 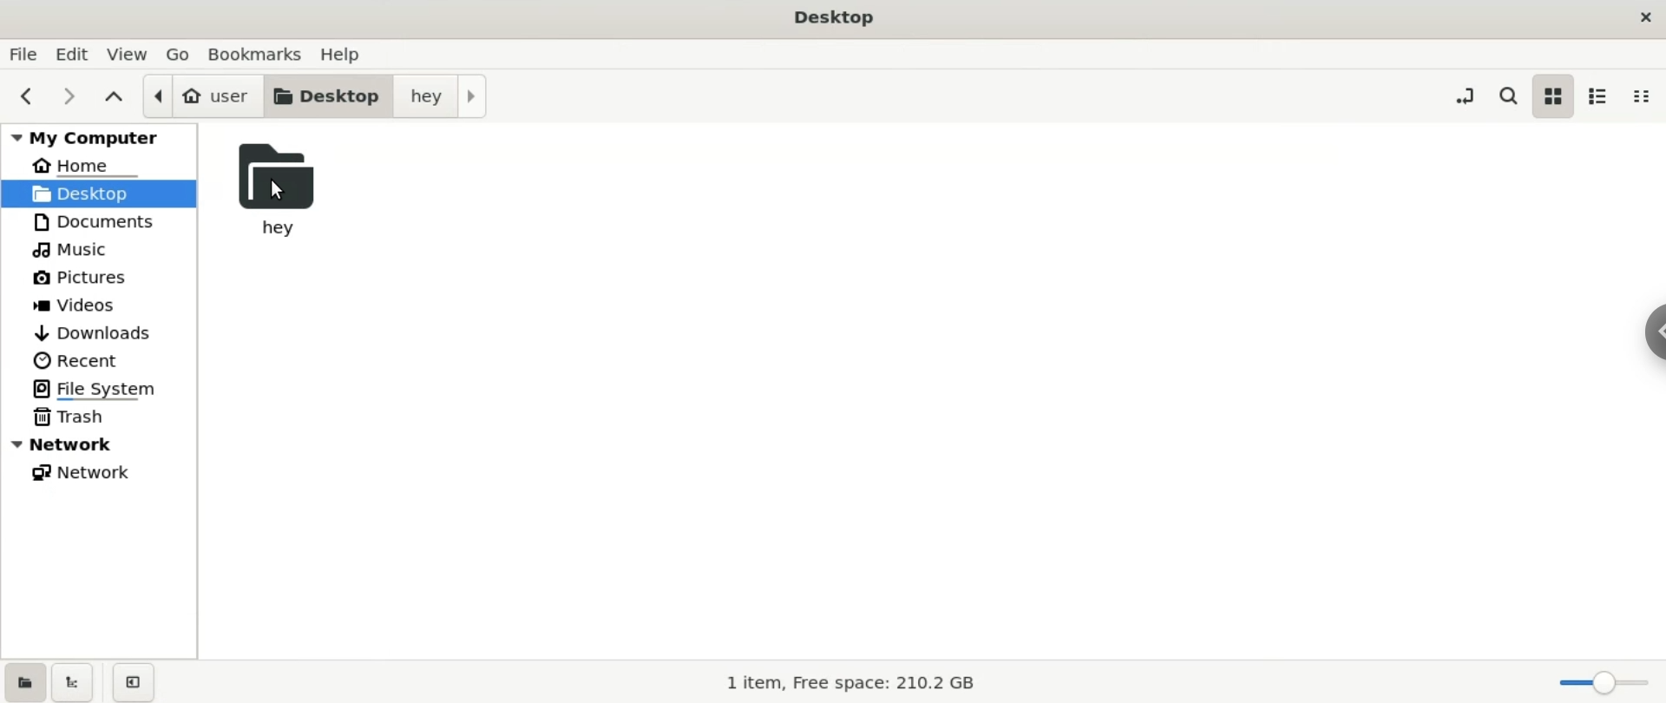 What do you see at coordinates (1553, 96) in the screenshot?
I see `icon view` at bounding box center [1553, 96].